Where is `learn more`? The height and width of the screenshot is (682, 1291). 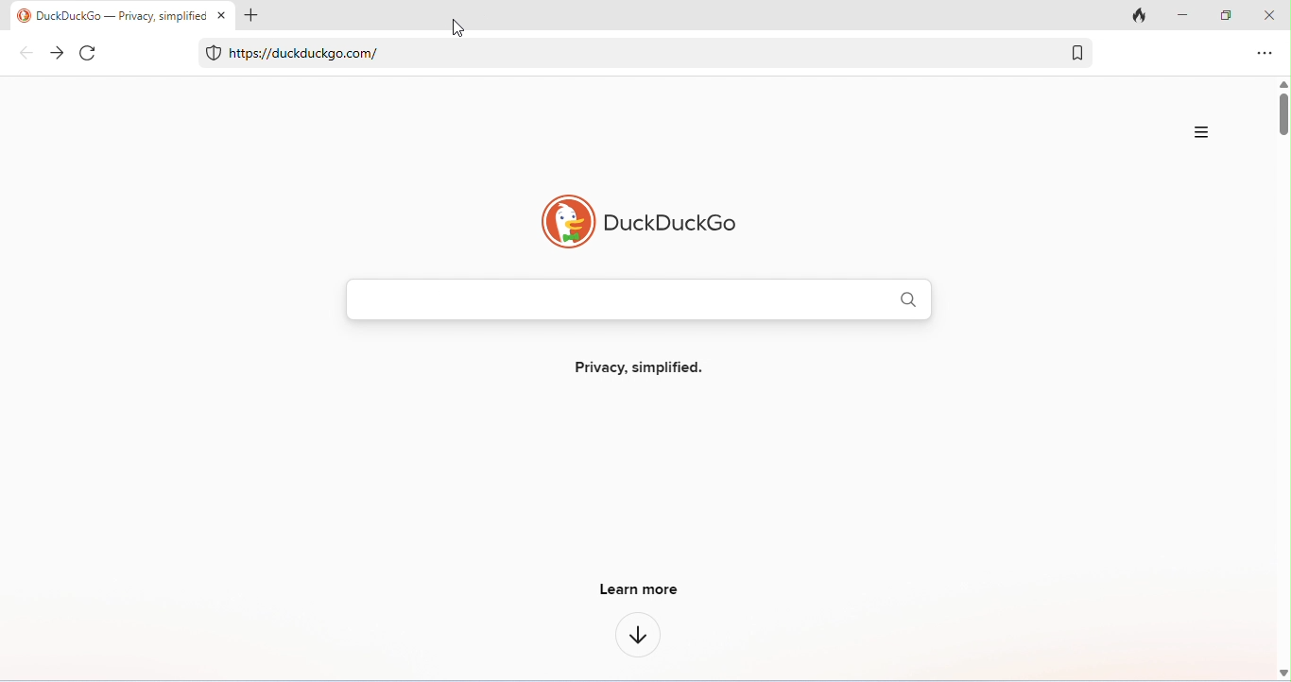
learn more is located at coordinates (637, 588).